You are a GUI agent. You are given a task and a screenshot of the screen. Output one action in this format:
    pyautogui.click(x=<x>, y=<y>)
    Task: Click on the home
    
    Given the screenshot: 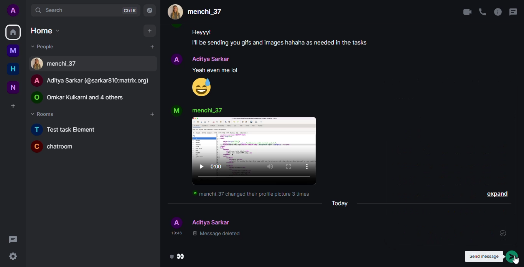 What is the action you would take?
    pyautogui.click(x=13, y=33)
    